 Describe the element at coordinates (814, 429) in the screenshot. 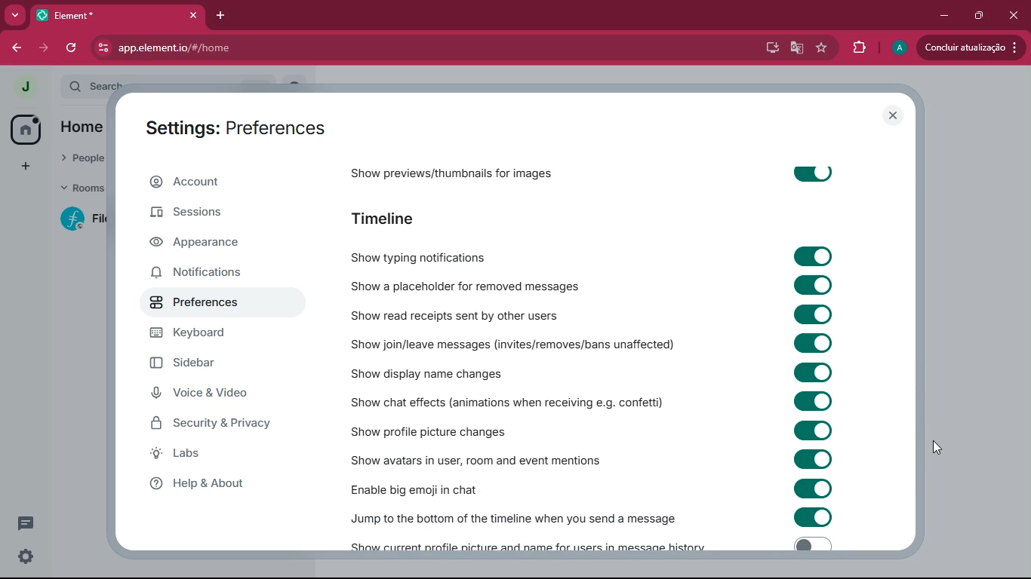

I see `toggle on ` at that location.